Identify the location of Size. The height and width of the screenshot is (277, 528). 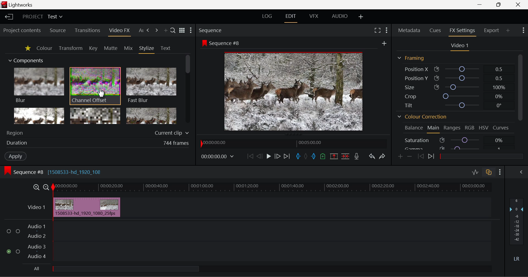
(454, 87).